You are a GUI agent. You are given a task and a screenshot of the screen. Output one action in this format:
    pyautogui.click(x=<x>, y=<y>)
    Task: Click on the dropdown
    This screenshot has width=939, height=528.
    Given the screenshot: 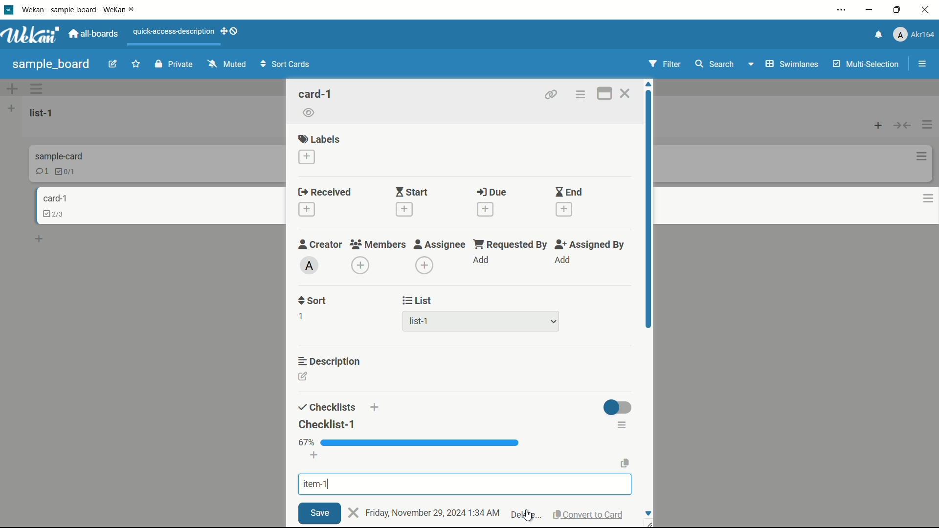 What is the action you would take?
    pyautogui.click(x=553, y=321)
    